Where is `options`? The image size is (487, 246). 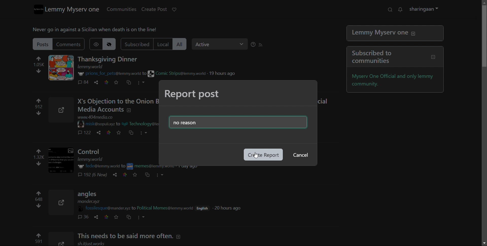 options is located at coordinates (144, 83).